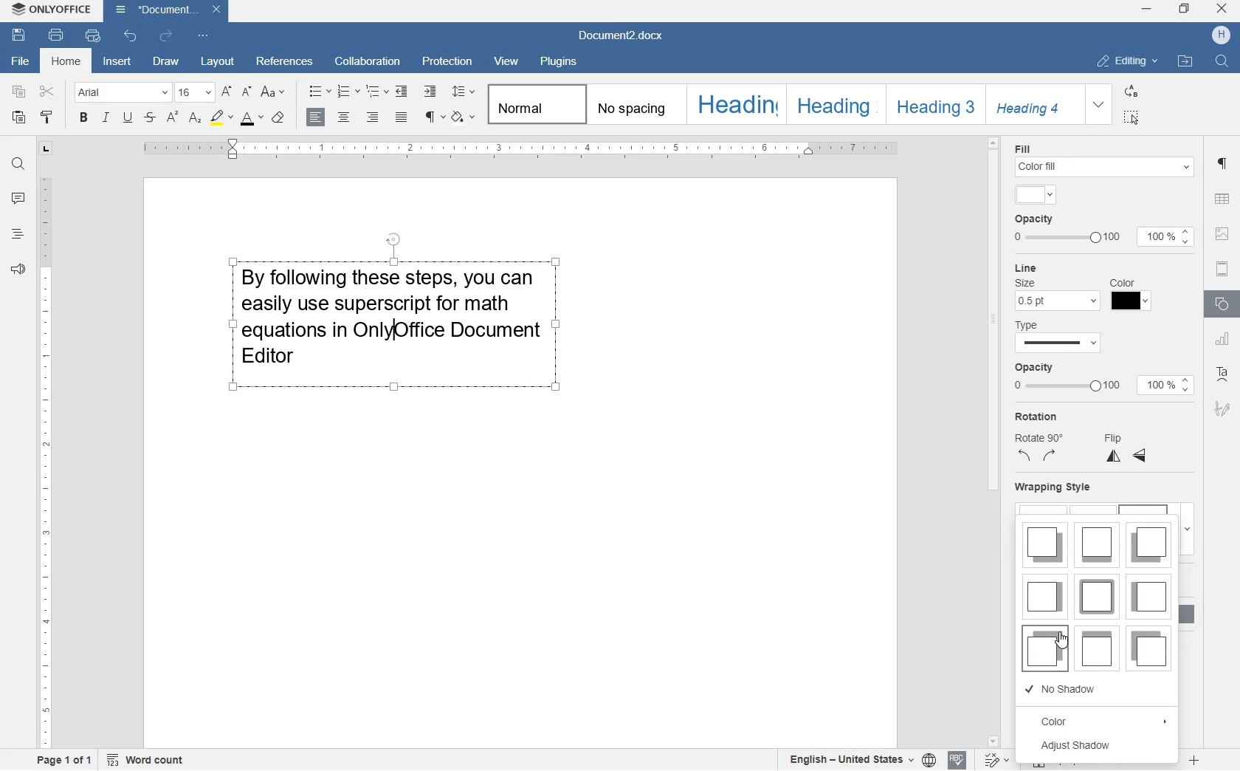 The width and height of the screenshot is (1240, 771). What do you see at coordinates (93, 35) in the screenshot?
I see `quick print` at bounding box center [93, 35].